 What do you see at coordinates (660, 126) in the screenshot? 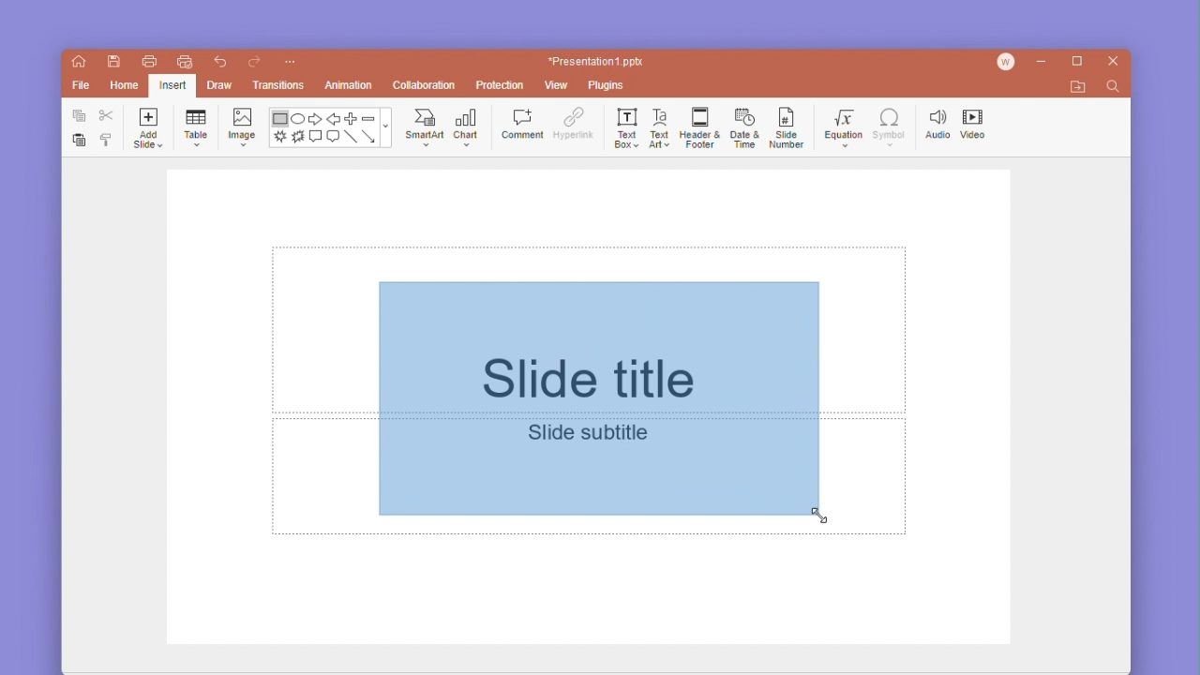
I see `text art` at bounding box center [660, 126].